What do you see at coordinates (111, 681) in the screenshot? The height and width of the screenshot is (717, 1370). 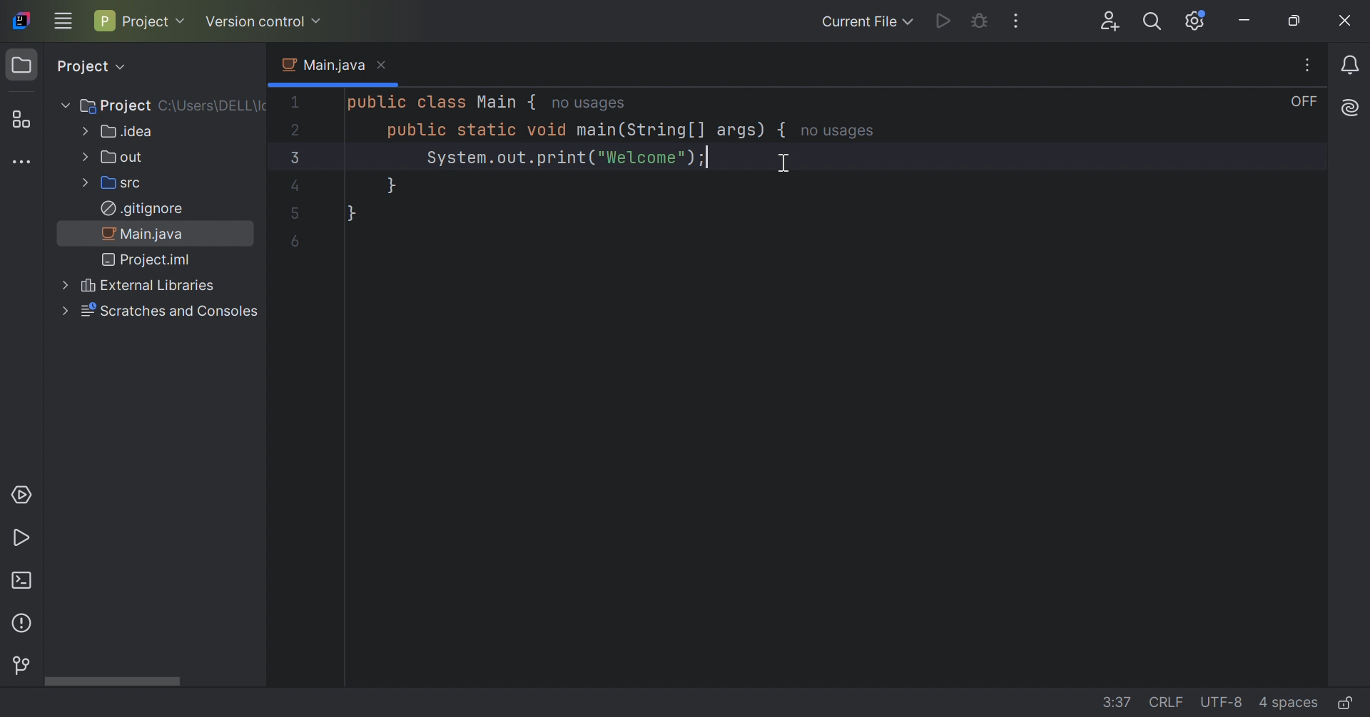 I see `Scroll bar` at bounding box center [111, 681].